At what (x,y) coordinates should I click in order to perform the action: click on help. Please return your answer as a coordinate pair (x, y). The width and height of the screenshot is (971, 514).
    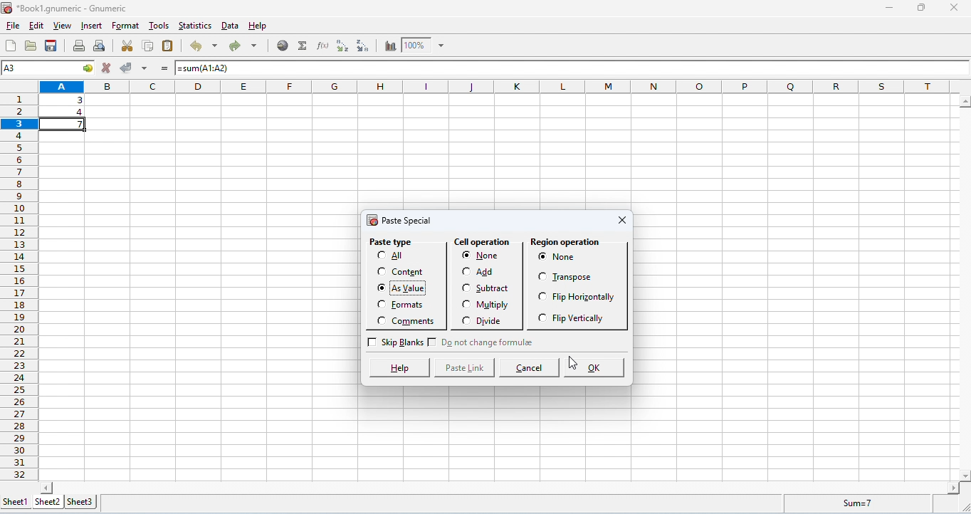
    Looking at the image, I should click on (398, 367).